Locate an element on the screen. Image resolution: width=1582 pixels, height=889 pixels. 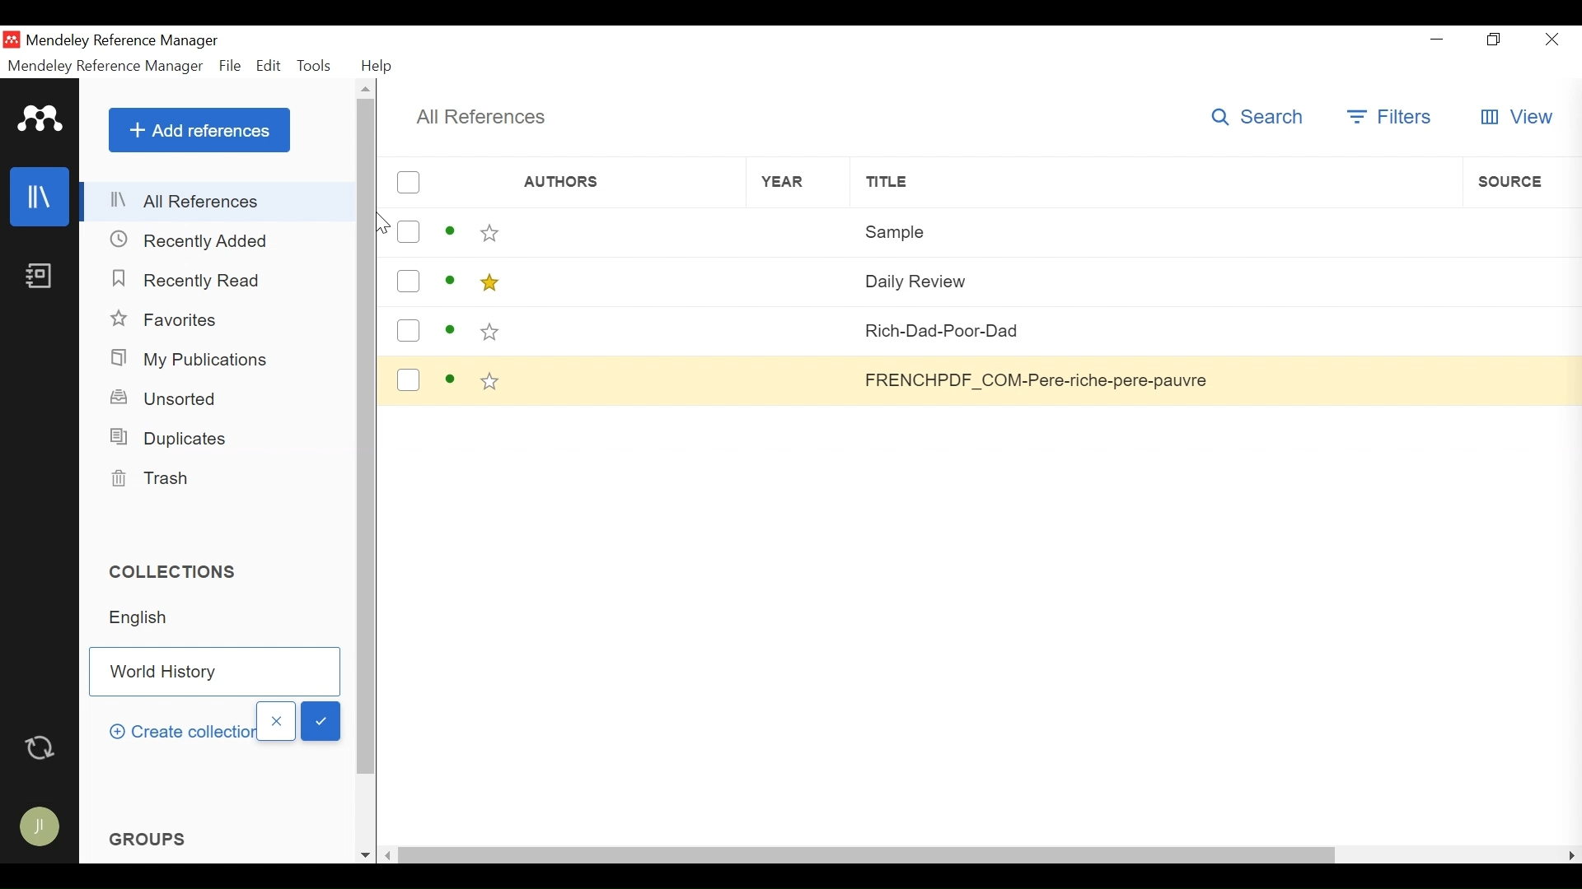
minimize is located at coordinates (1440, 39).